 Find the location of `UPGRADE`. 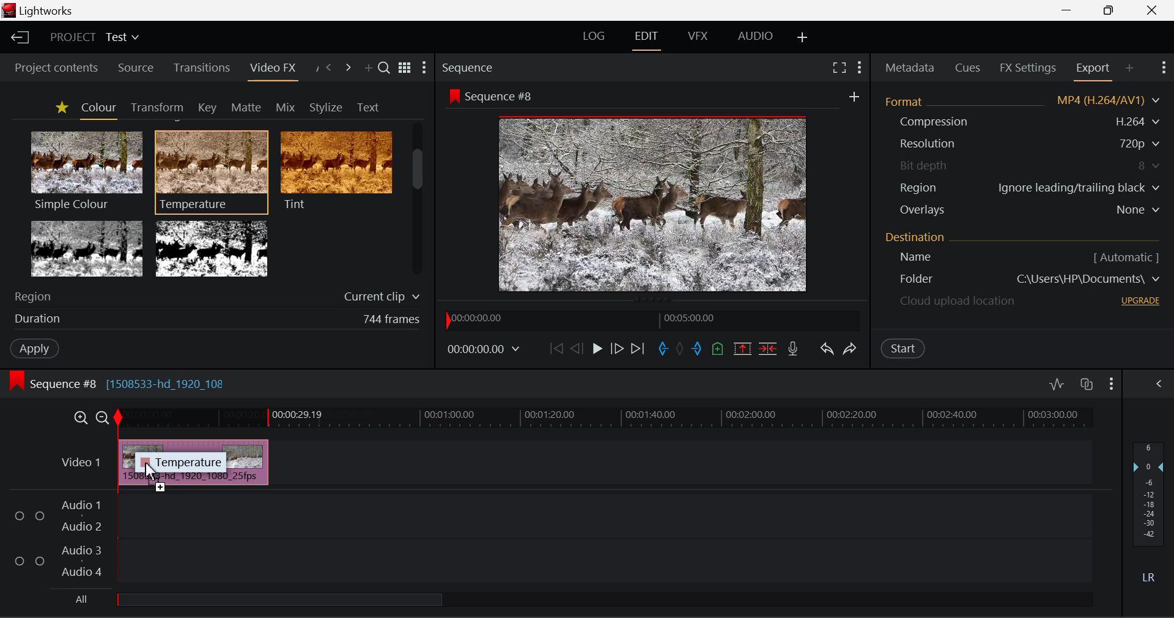

UPGRADE is located at coordinates (1140, 300).